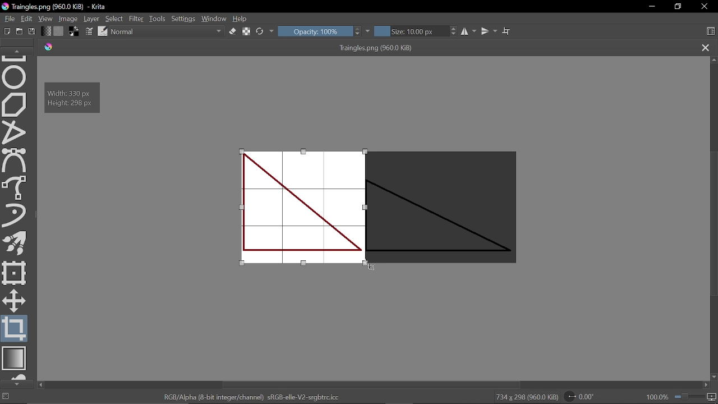  What do you see at coordinates (17, 245) in the screenshot?
I see `Multibrush tool` at bounding box center [17, 245].